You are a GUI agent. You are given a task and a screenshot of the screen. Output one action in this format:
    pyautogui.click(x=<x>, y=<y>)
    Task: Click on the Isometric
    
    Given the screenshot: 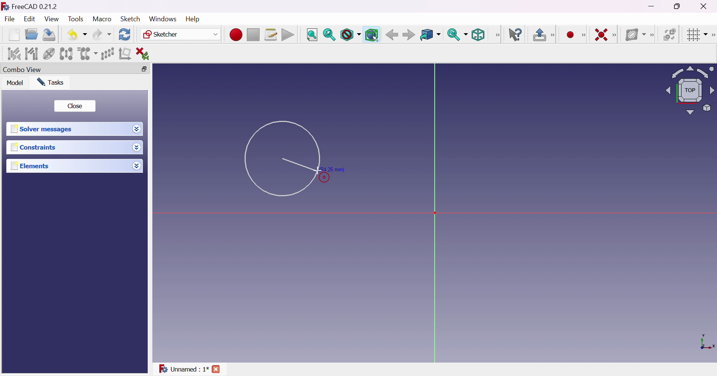 What is the action you would take?
    pyautogui.click(x=478, y=35)
    